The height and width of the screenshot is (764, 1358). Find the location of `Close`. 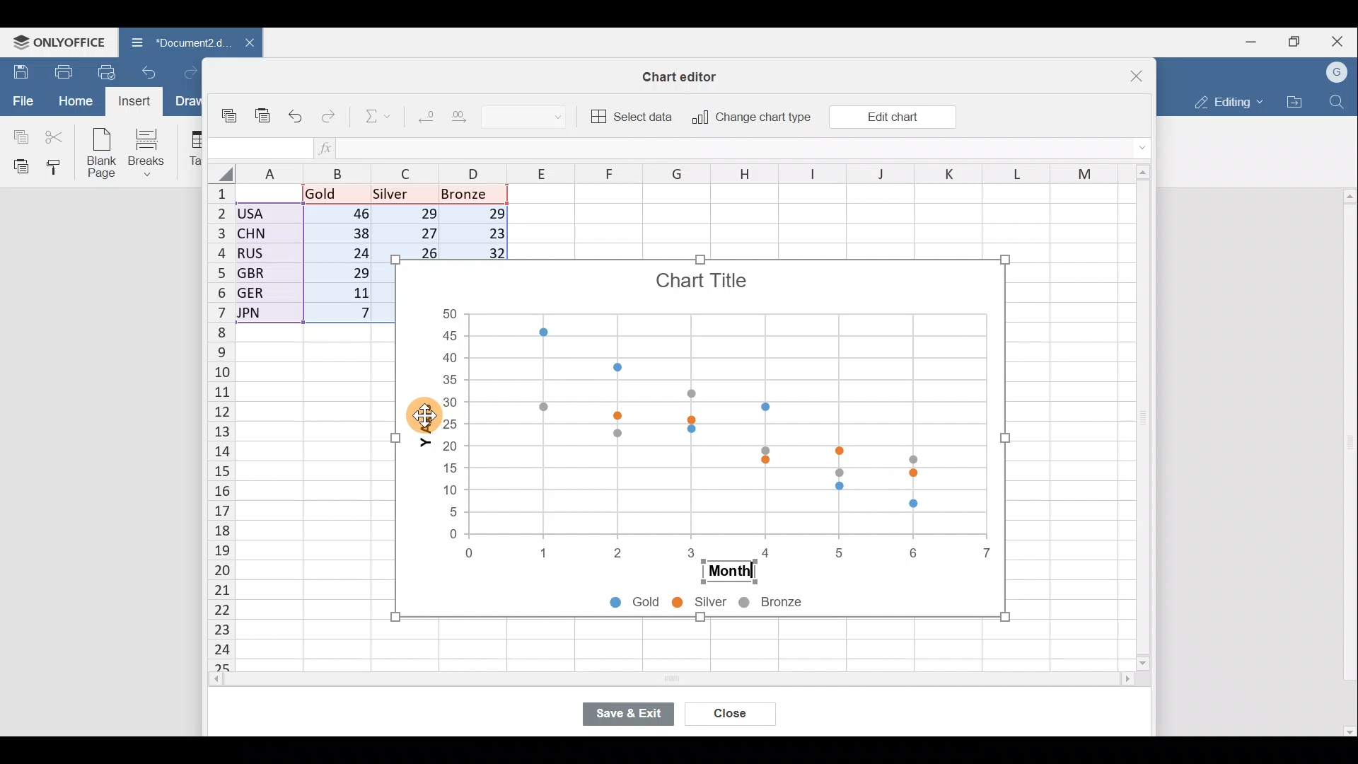

Close is located at coordinates (730, 712).